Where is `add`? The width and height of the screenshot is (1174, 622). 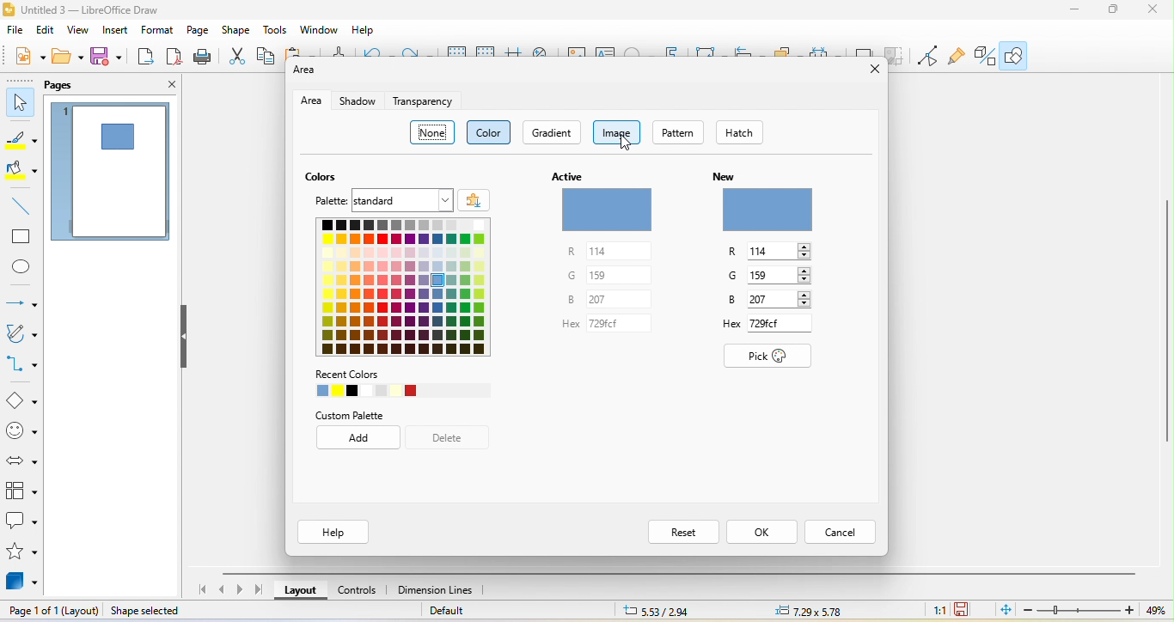 add is located at coordinates (360, 438).